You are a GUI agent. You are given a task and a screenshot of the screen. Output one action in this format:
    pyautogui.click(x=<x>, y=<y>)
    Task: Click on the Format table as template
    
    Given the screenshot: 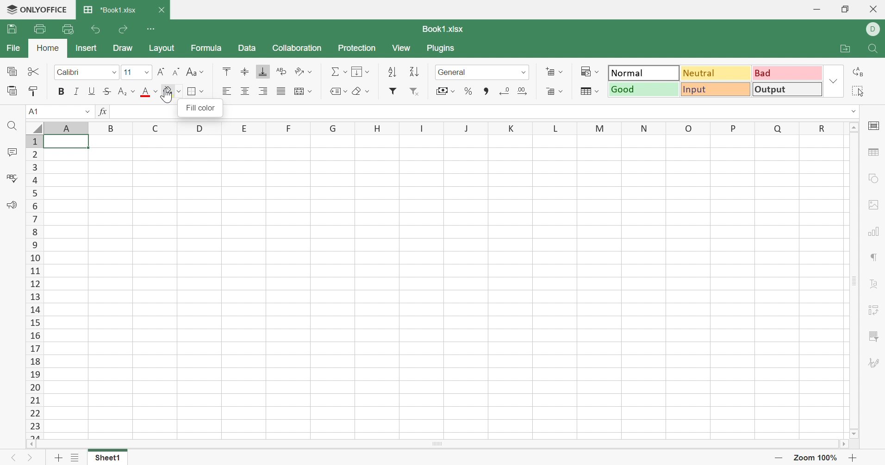 What is the action you would take?
    pyautogui.click(x=590, y=91)
    